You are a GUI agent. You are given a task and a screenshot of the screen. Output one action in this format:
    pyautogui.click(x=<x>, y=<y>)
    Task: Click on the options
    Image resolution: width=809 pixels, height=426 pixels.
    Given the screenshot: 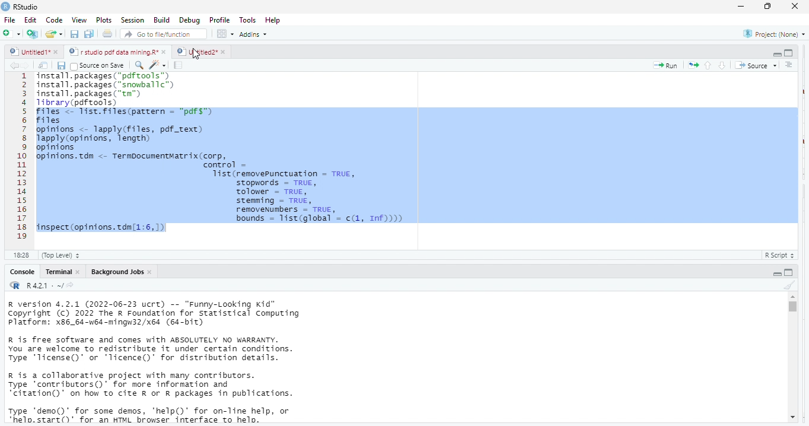 What is the action you would take?
    pyautogui.click(x=226, y=33)
    